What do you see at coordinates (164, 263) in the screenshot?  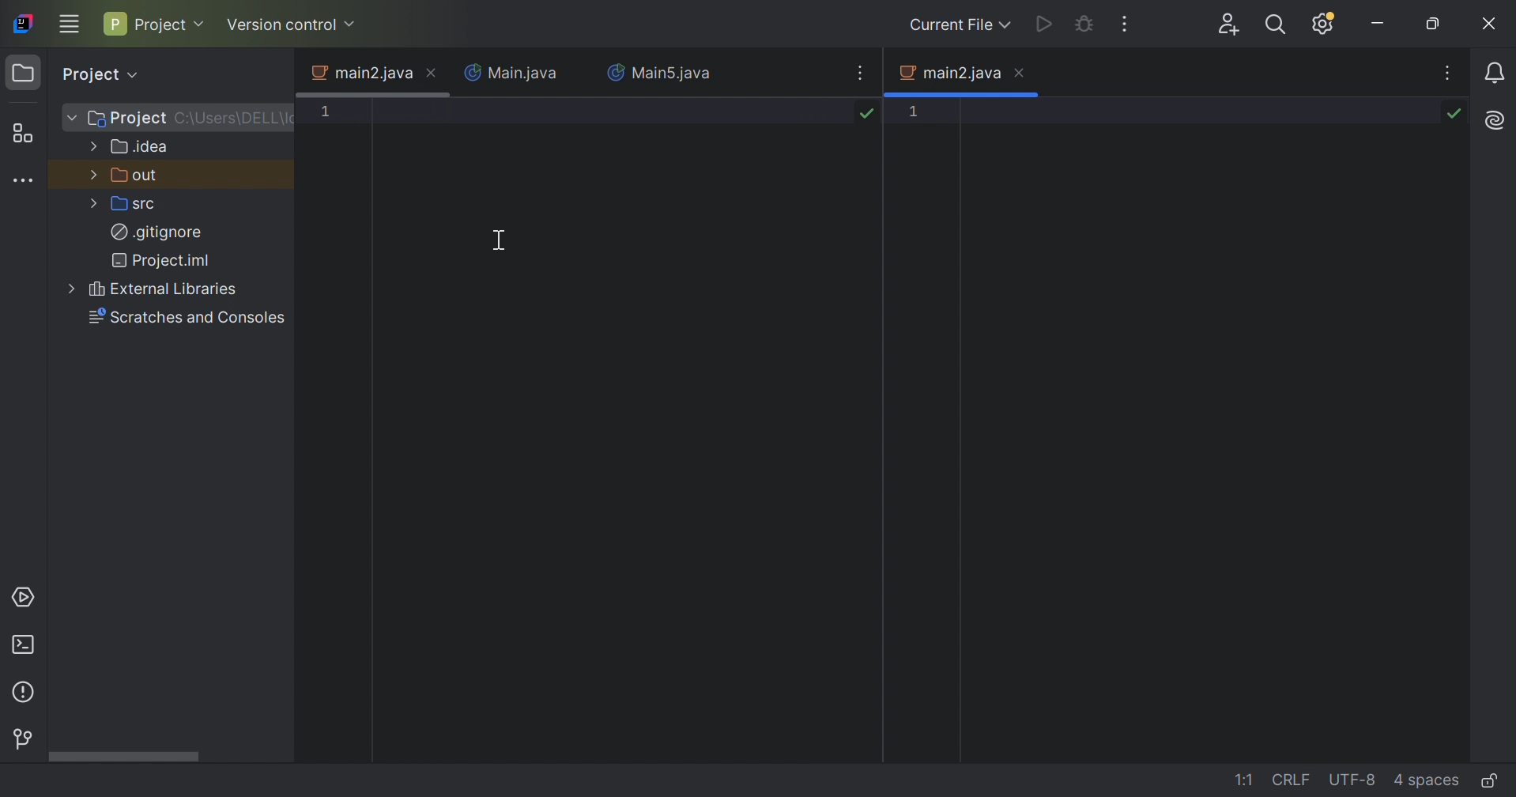 I see `Project.iml` at bounding box center [164, 263].